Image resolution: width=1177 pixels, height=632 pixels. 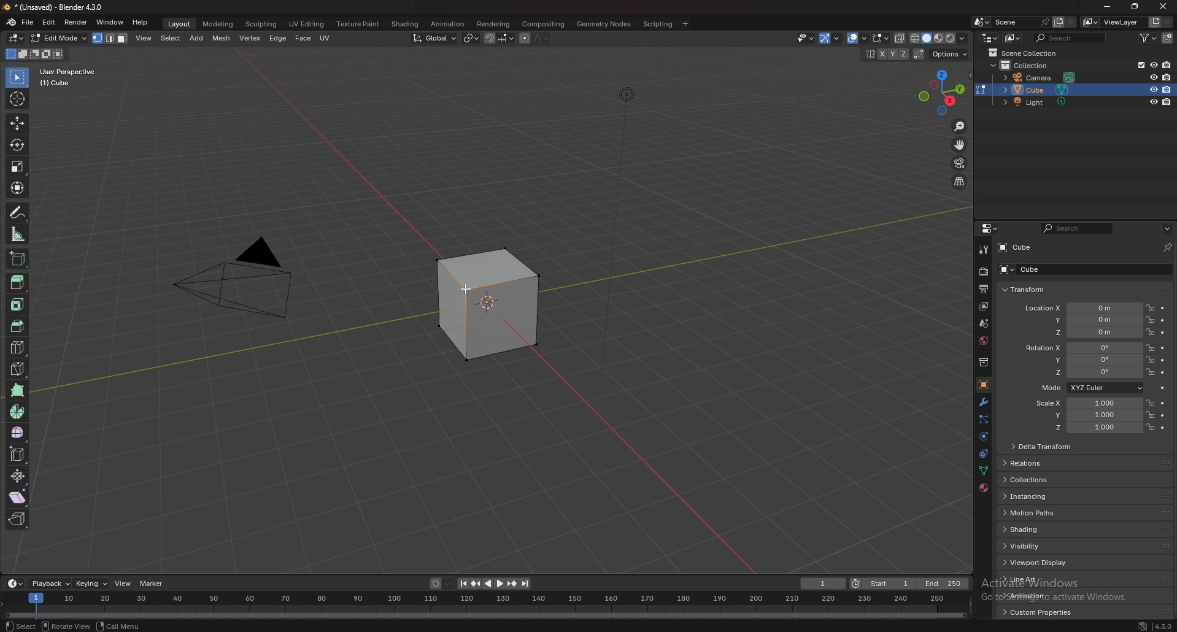 What do you see at coordinates (17, 391) in the screenshot?
I see `polybuild` at bounding box center [17, 391].